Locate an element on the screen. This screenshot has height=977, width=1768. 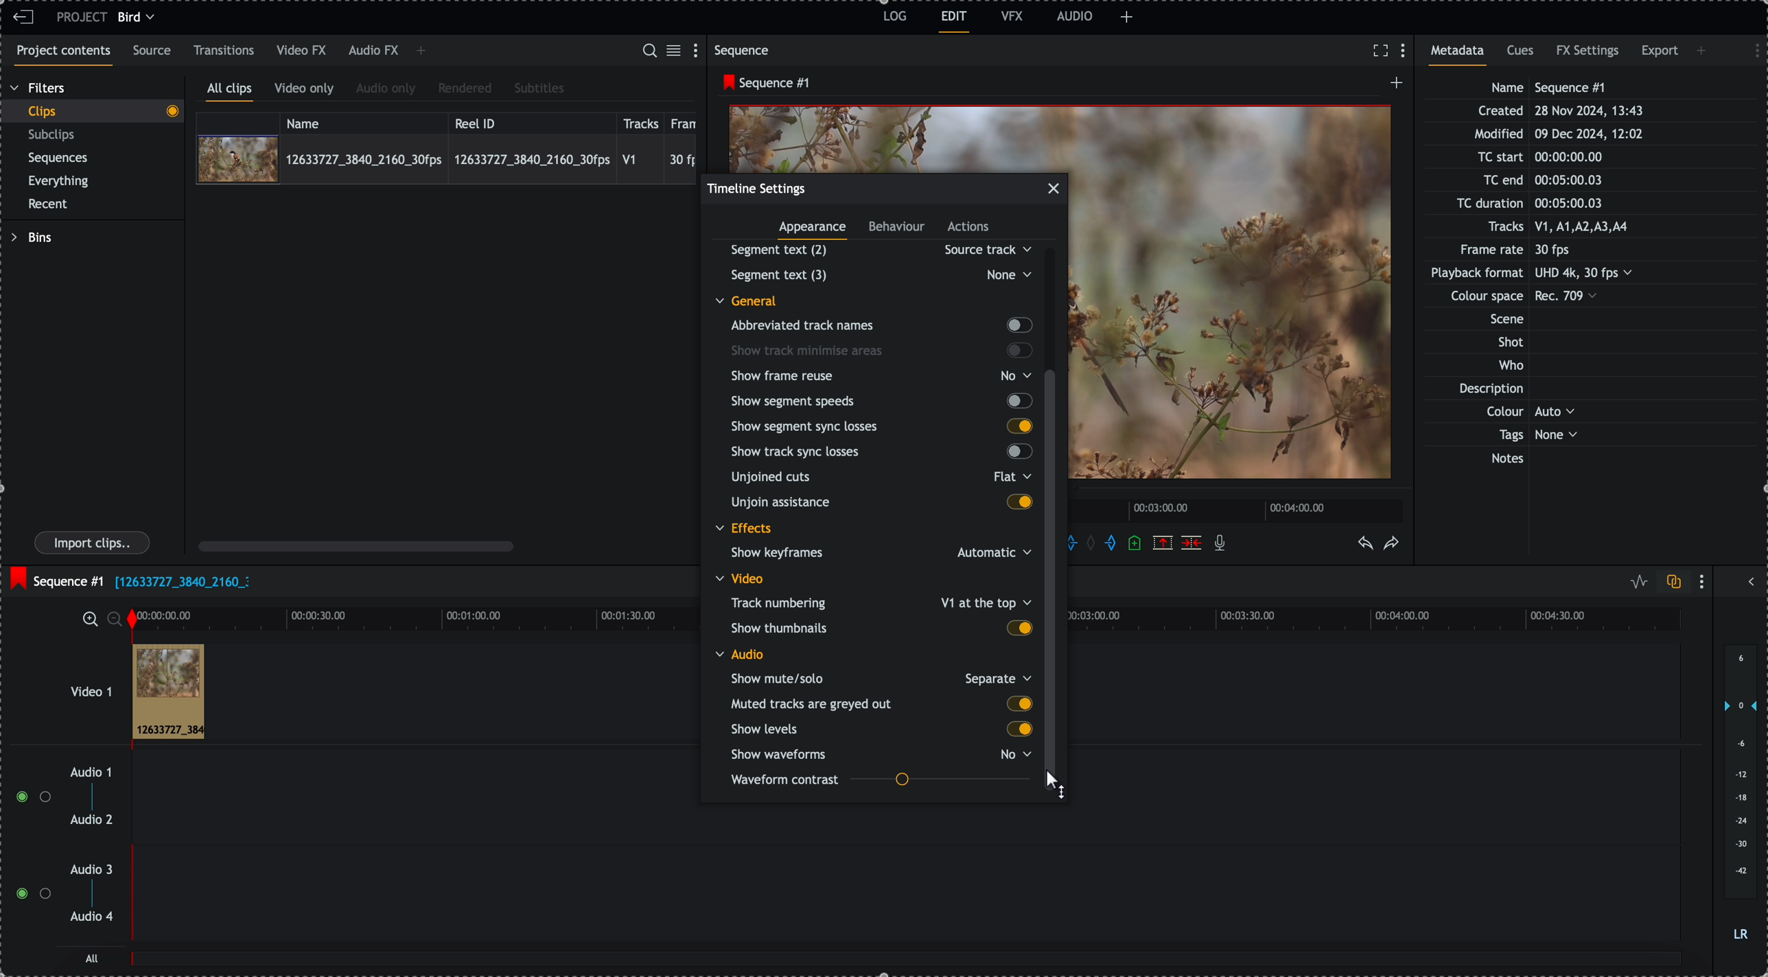
sequence #1 is located at coordinates (55, 578).